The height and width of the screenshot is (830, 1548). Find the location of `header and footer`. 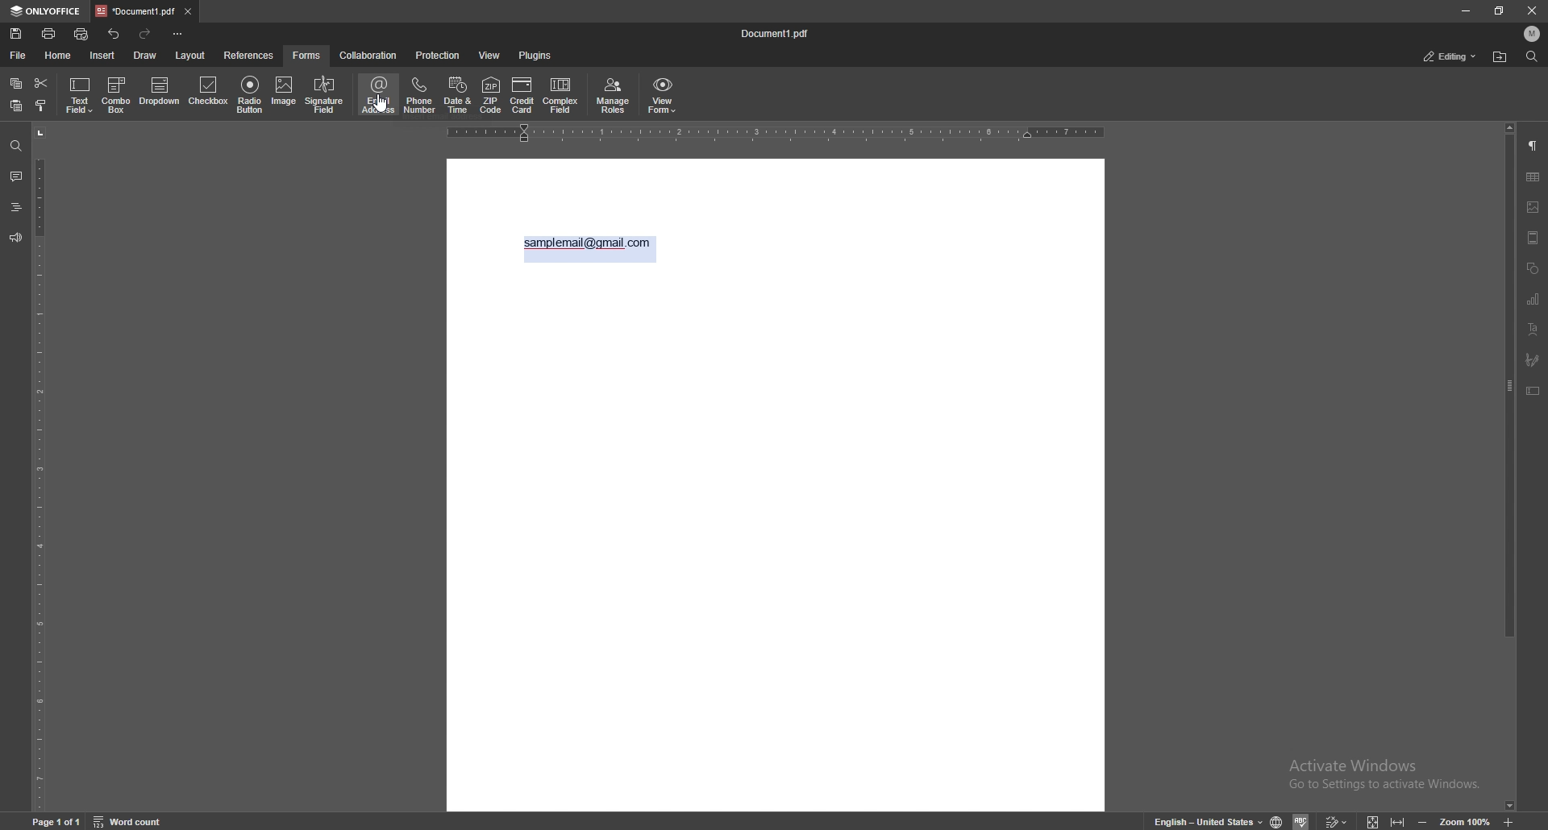

header and footer is located at coordinates (1533, 237).